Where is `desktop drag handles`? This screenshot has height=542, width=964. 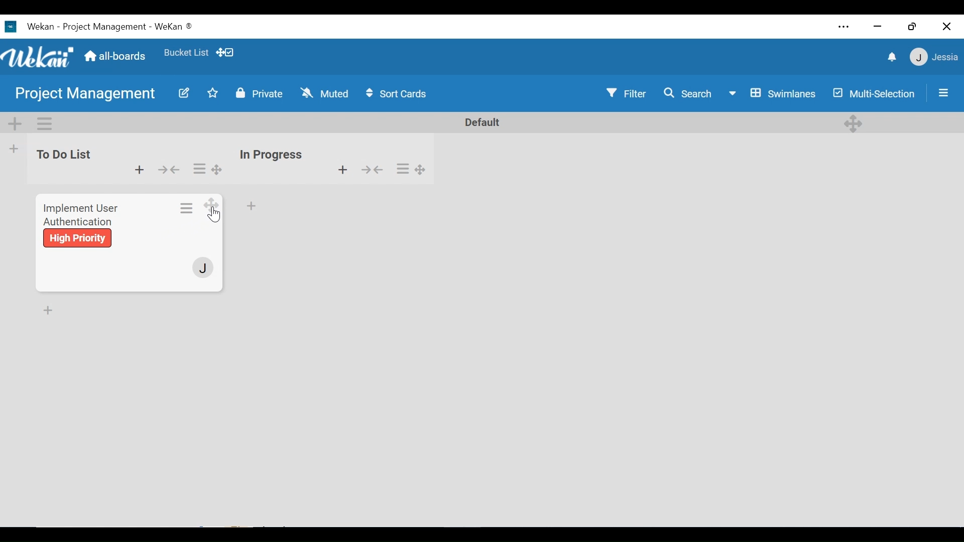
desktop drag handles is located at coordinates (421, 169).